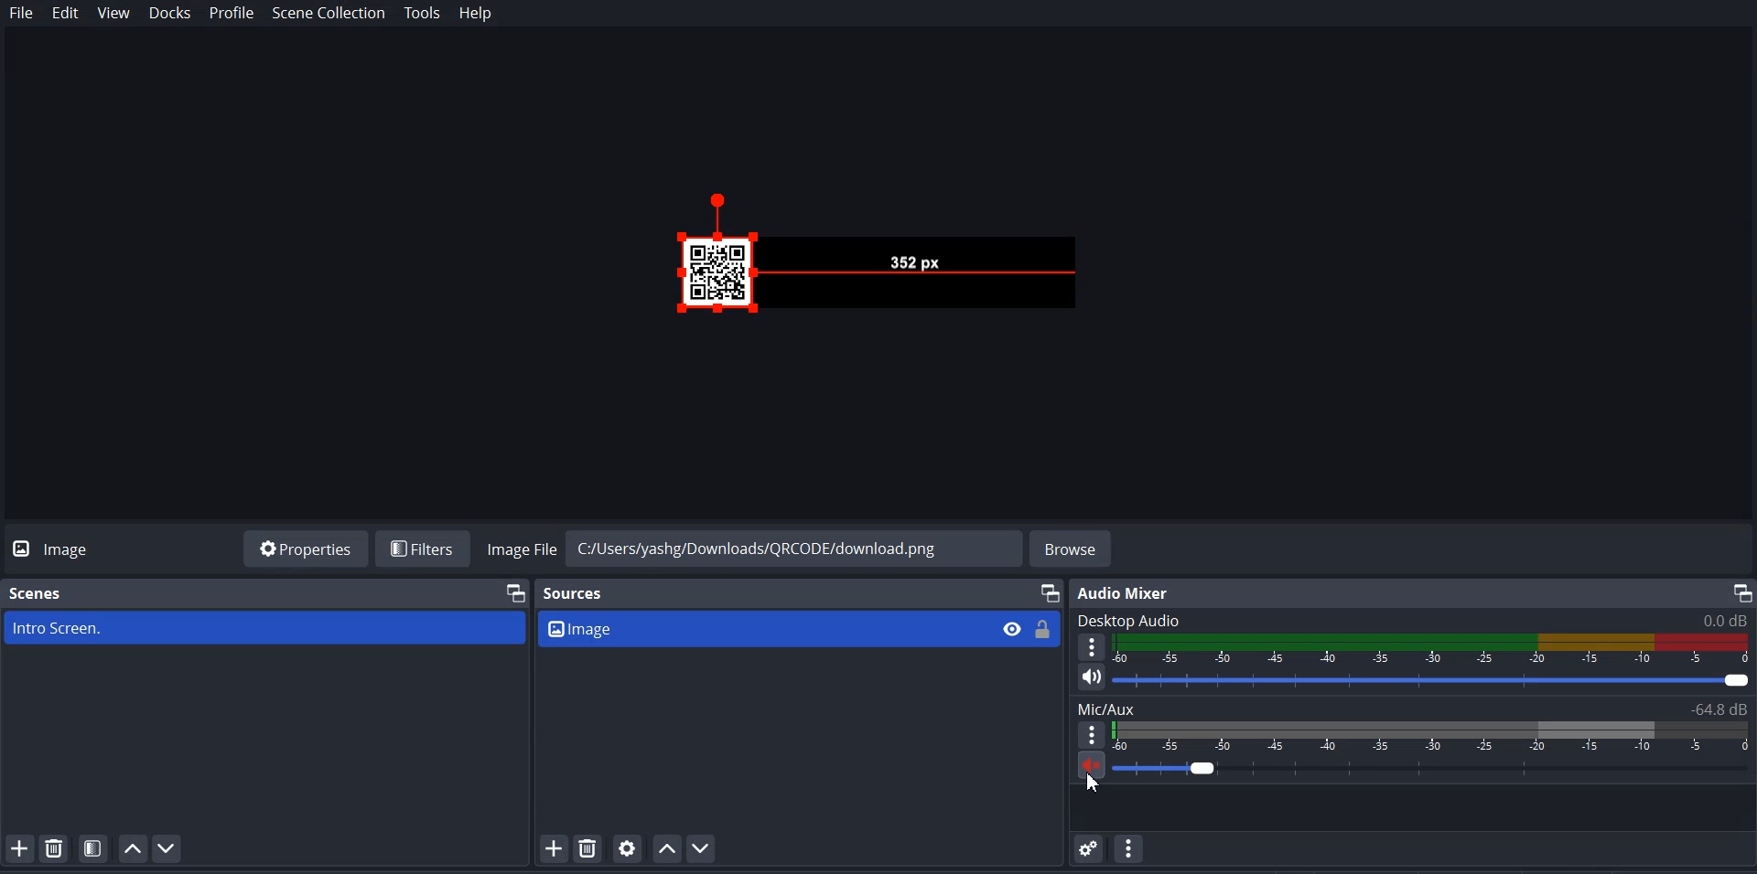 Image resolution: width=1757 pixels, height=874 pixels. I want to click on Help, so click(476, 14).